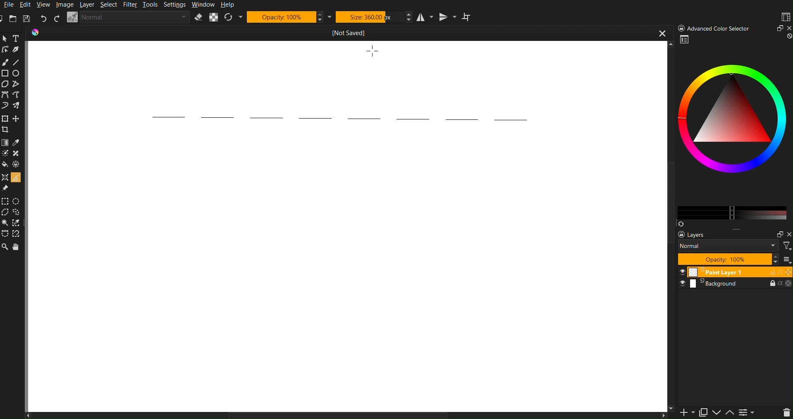 The image size is (793, 419). What do you see at coordinates (374, 51) in the screenshot?
I see `Cursor` at bounding box center [374, 51].